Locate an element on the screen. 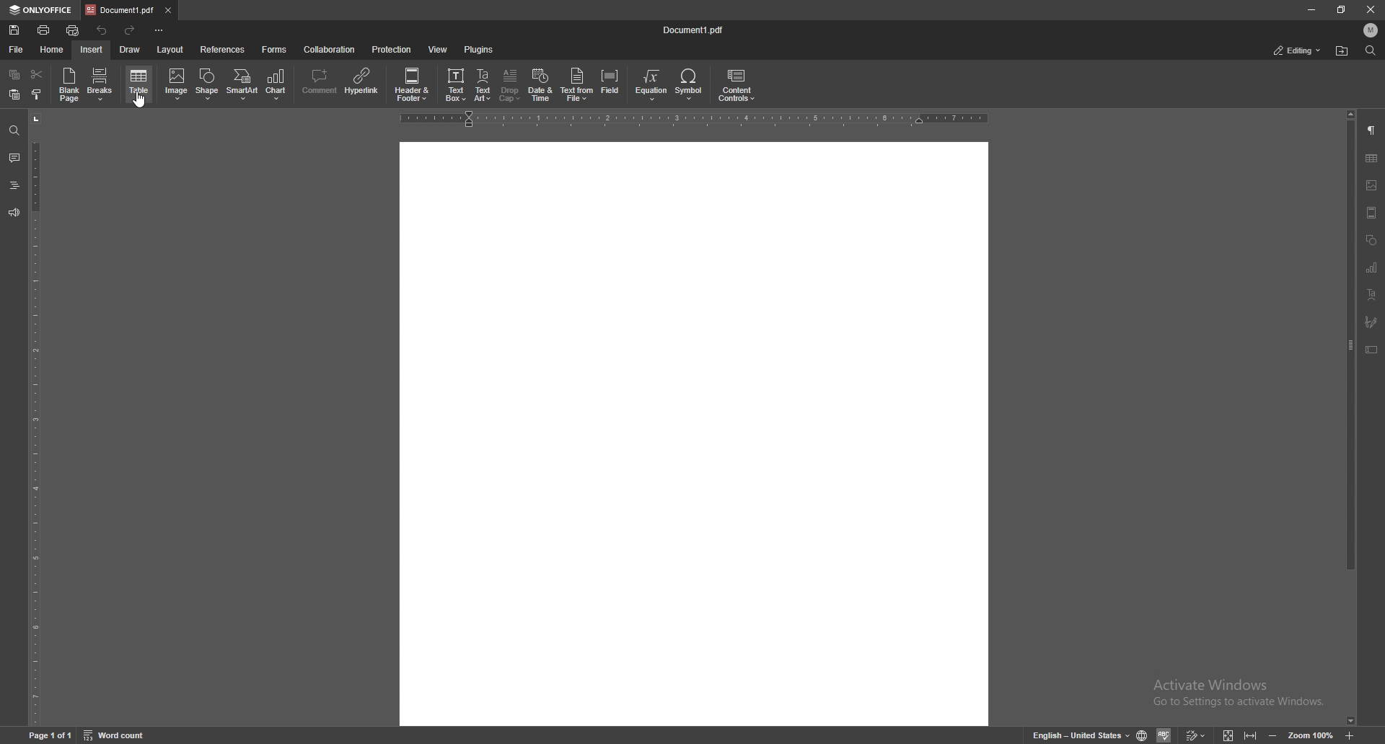 The width and height of the screenshot is (1385, 744). fit to screen is located at coordinates (1231, 734).